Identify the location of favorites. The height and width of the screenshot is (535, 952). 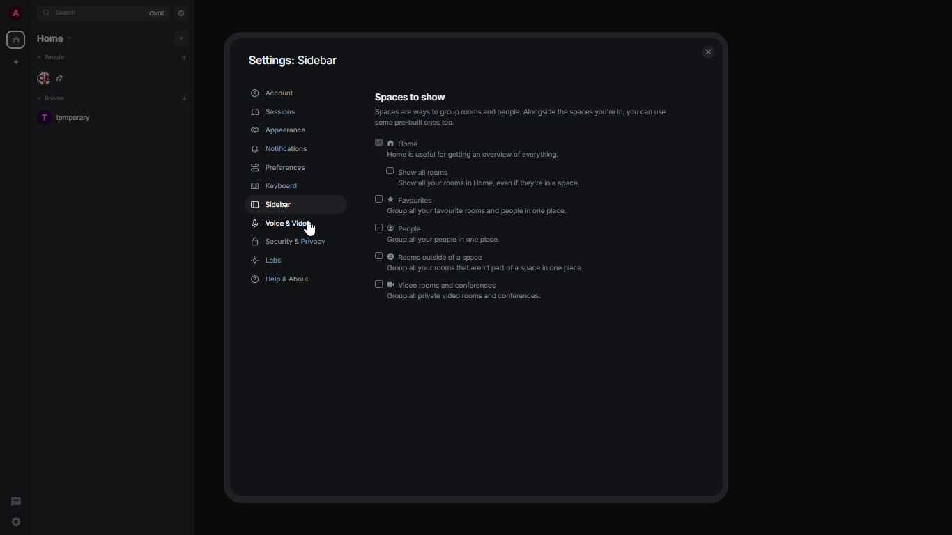
(479, 208).